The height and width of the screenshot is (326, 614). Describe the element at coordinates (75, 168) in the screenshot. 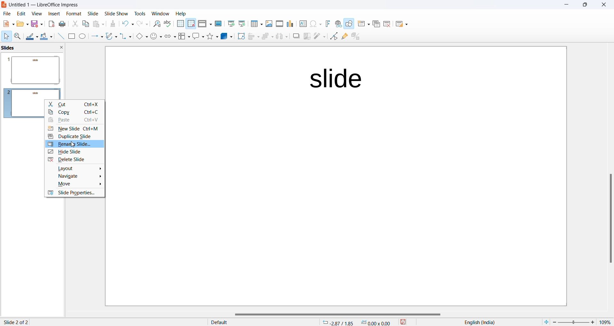

I see `layout` at that location.